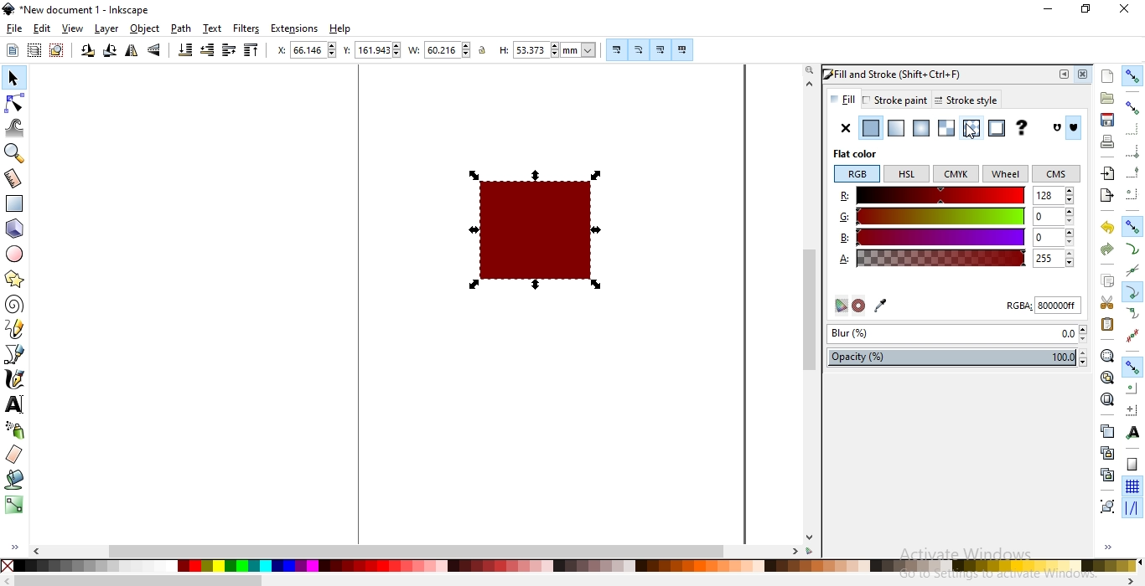 The height and width of the screenshot is (586, 1145). I want to click on 53.373, so click(533, 50).